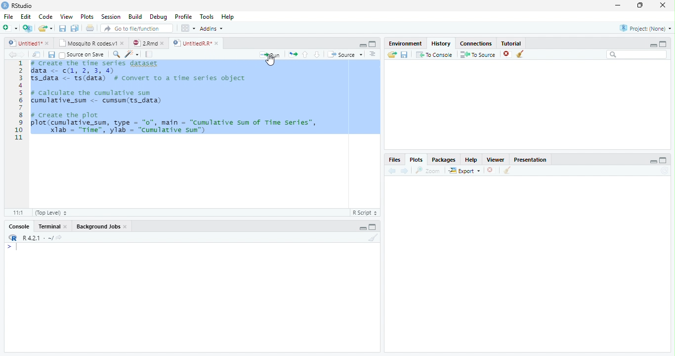 This screenshot has height=356, width=675. Describe the element at coordinates (305, 55) in the screenshot. I see `Go to the previous section` at that location.